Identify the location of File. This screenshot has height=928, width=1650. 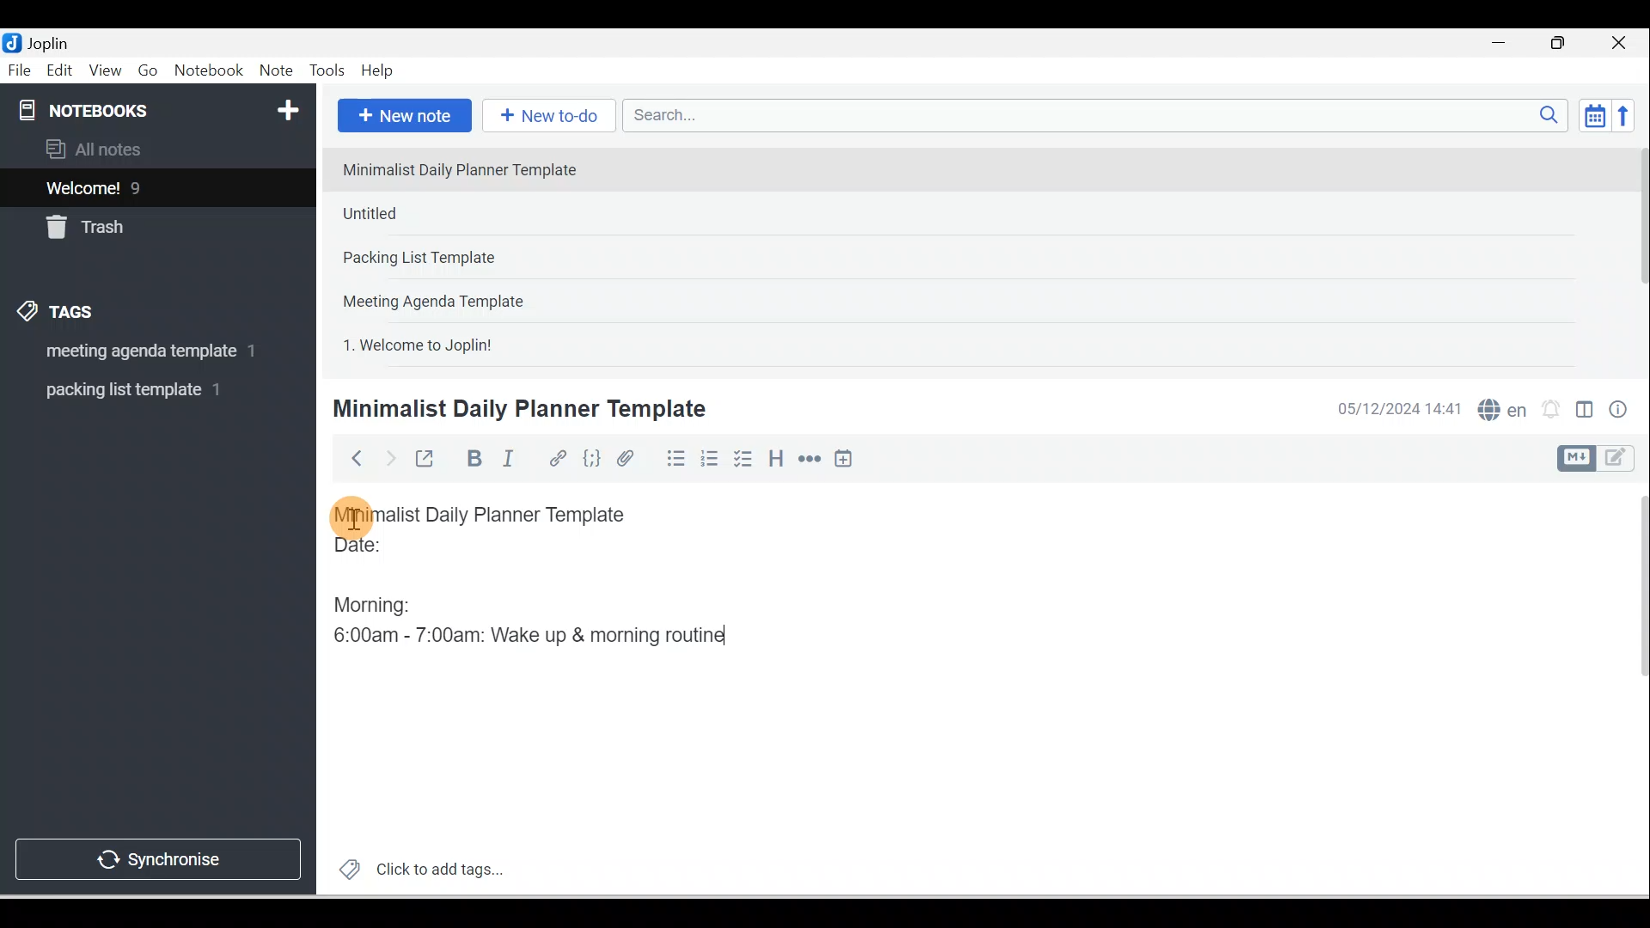
(21, 69).